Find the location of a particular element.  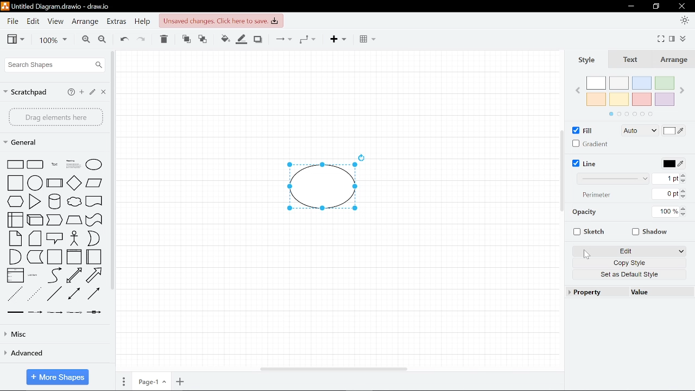

Help is located at coordinates (143, 22).